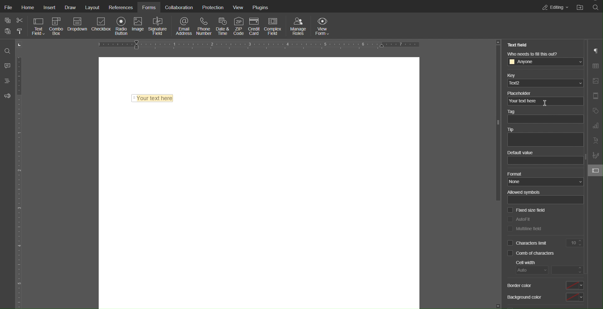  I want to click on File, so click(8, 8).